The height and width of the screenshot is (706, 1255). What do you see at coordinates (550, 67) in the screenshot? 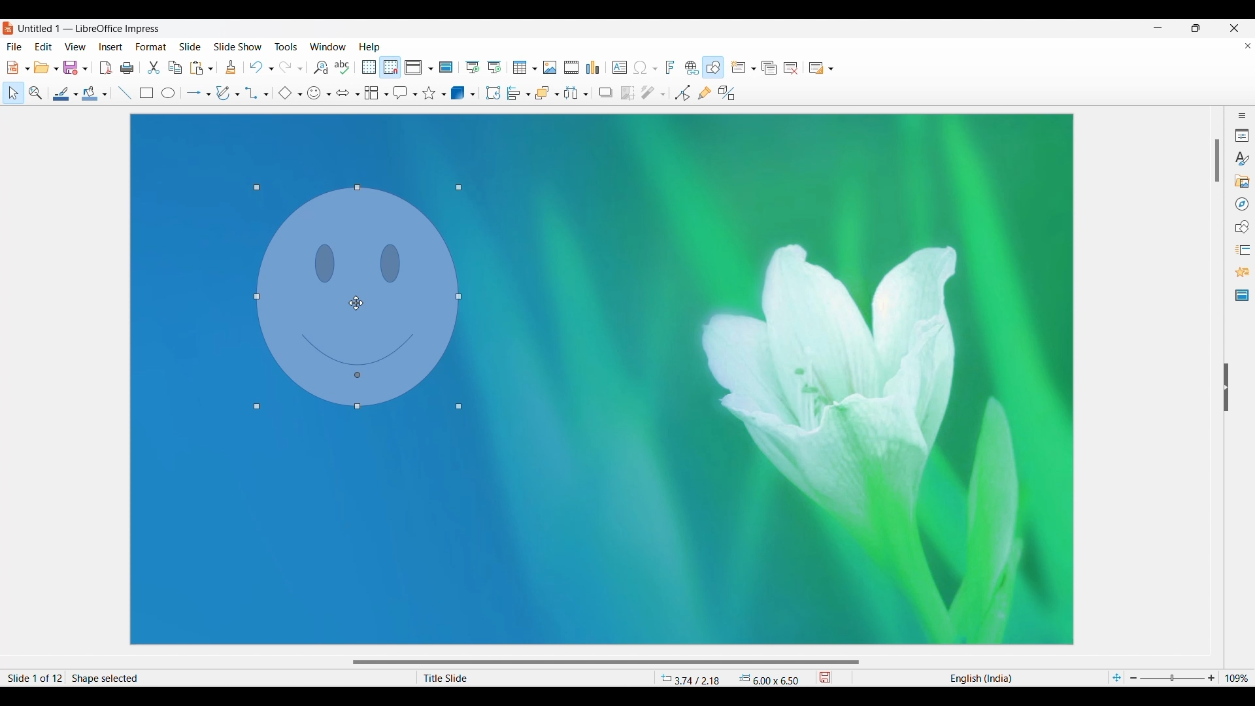
I see `Insert image` at bounding box center [550, 67].